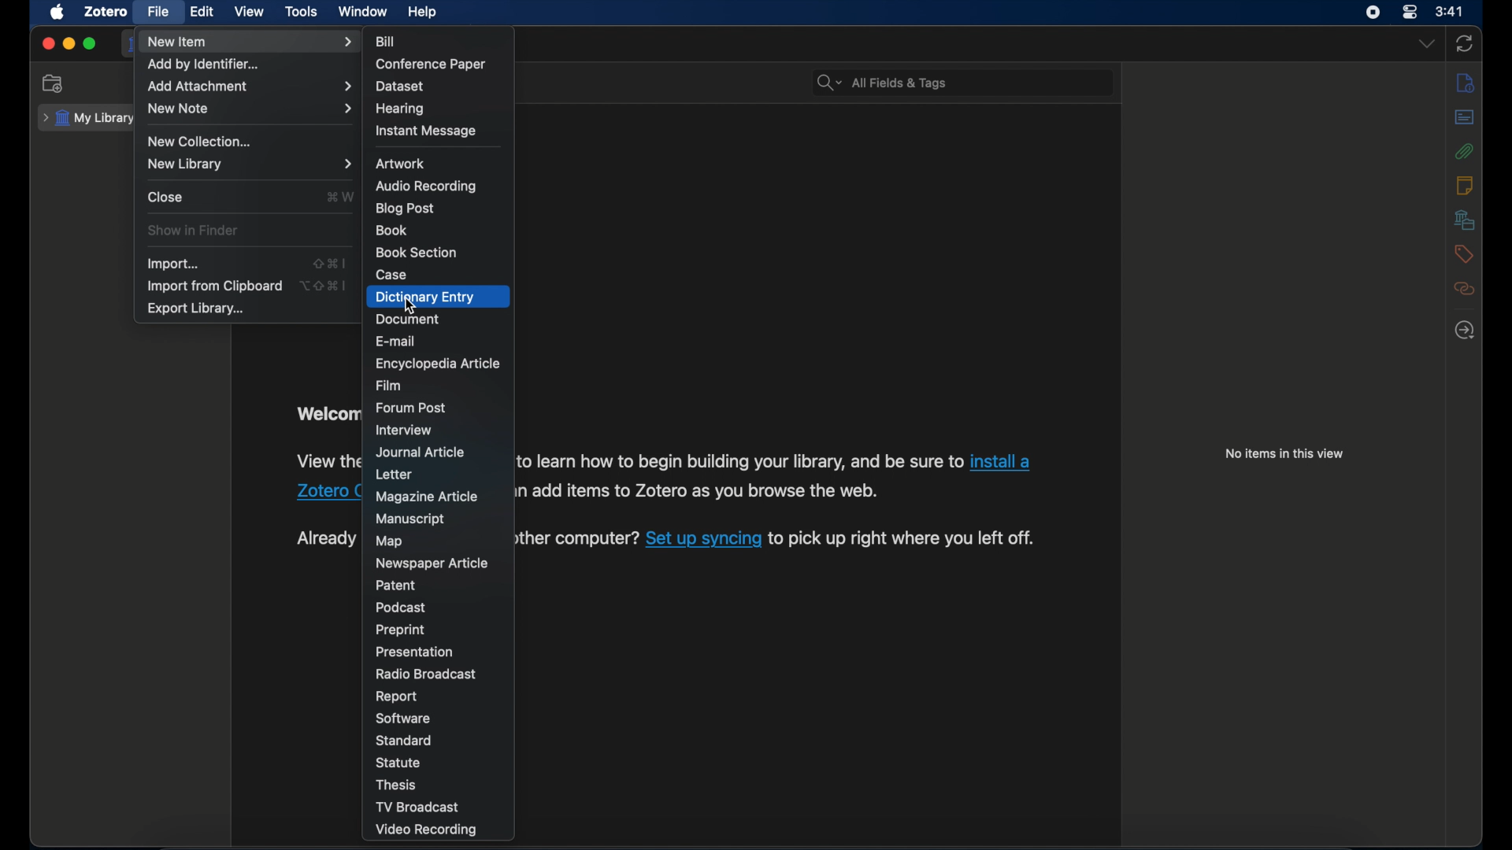 The image size is (1512, 850). What do you see at coordinates (429, 497) in the screenshot?
I see `magazine article` at bounding box center [429, 497].